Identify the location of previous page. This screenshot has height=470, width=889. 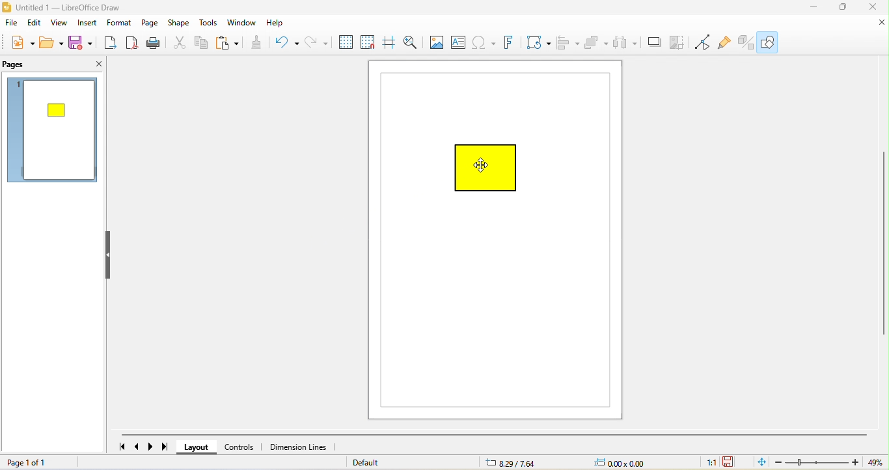
(137, 447).